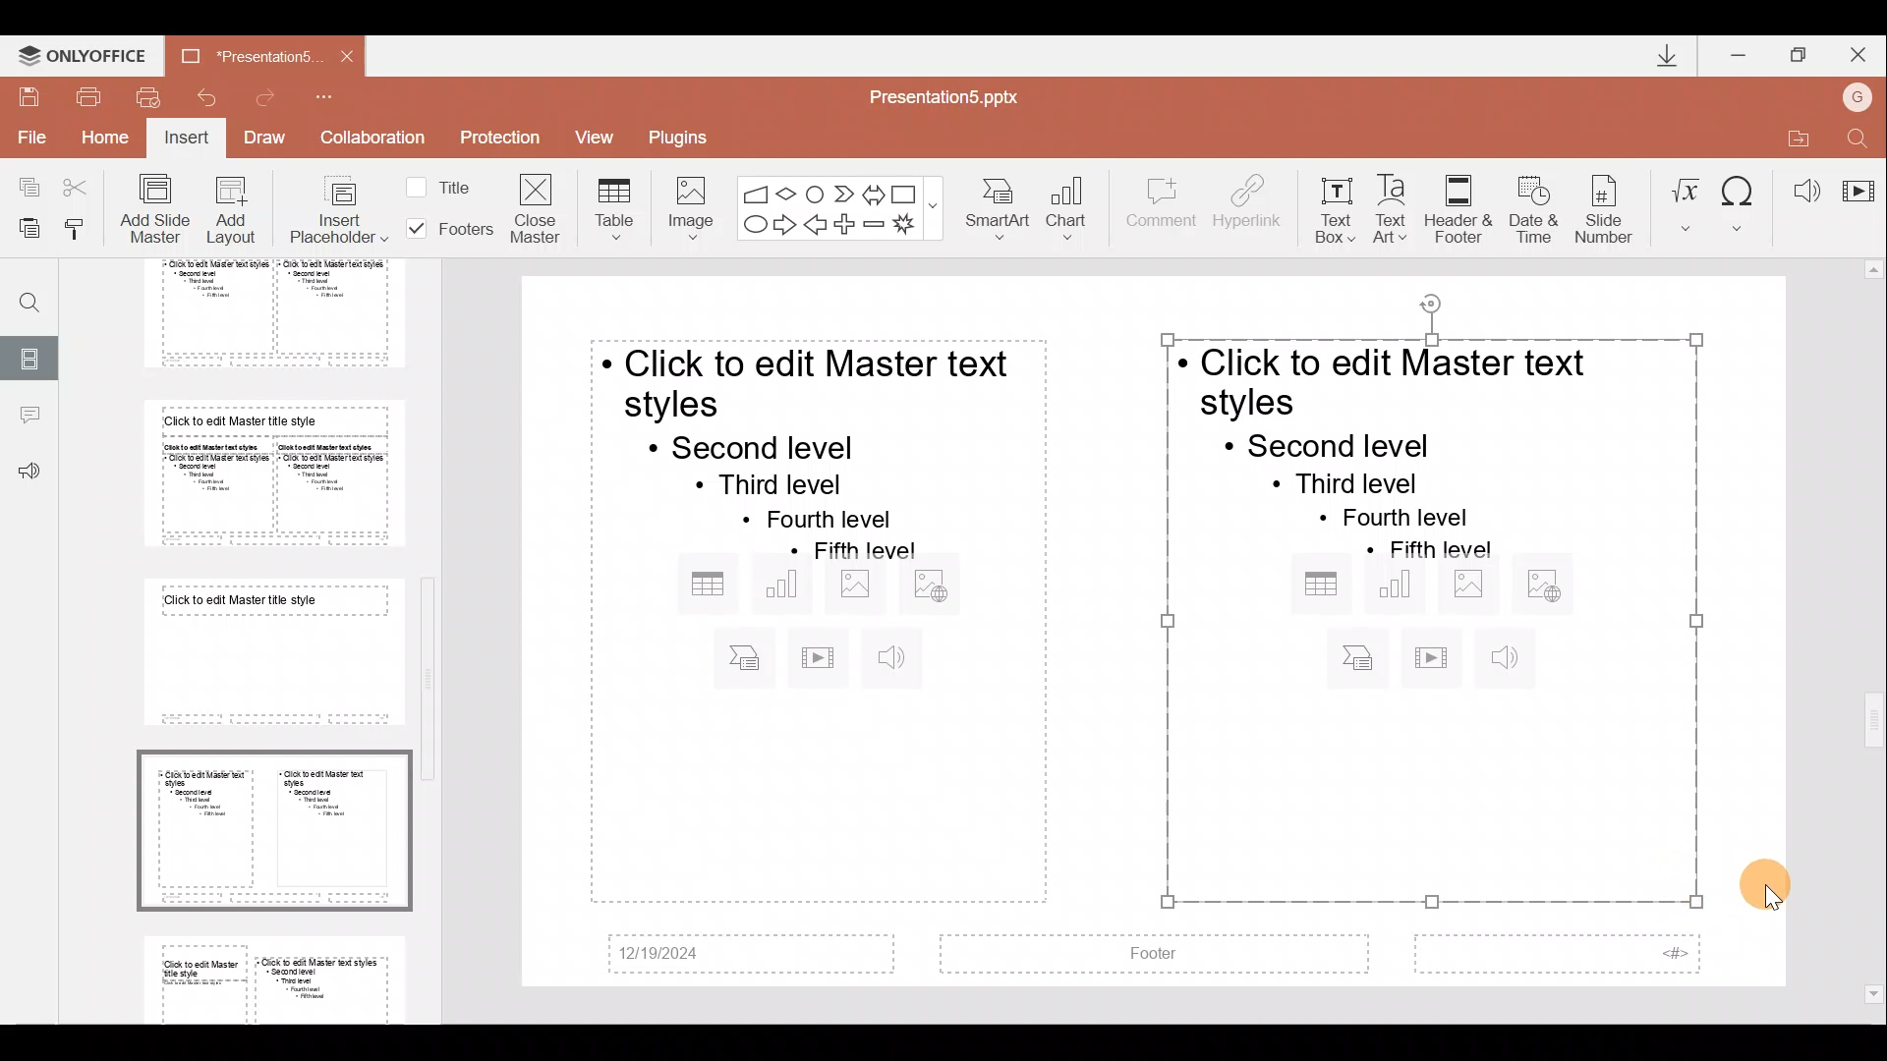 This screenshot has height=1061, width=1887. I want to click on Symbol, so click(1741, 201).